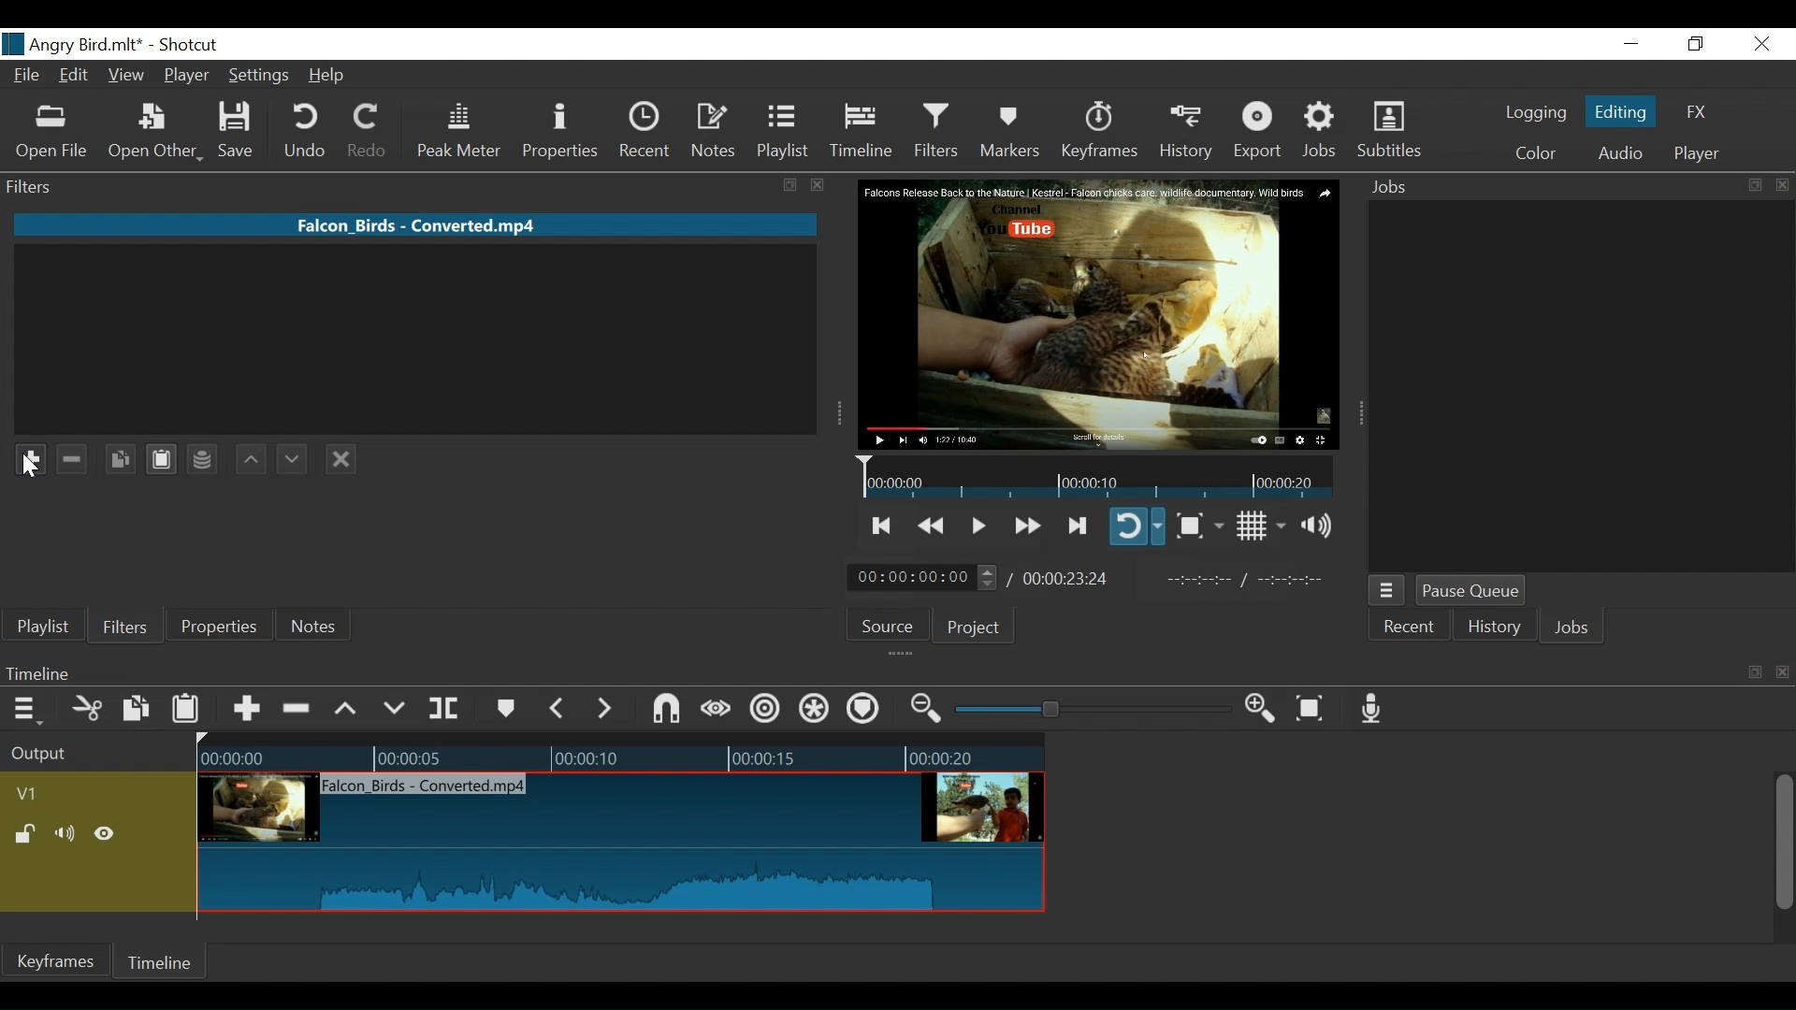 The image size is (1796, 1010). What do you see at coordinates (1199, 526) in the screenshot?
I see `Toggle zoom` at bounding box center [1199, 526].